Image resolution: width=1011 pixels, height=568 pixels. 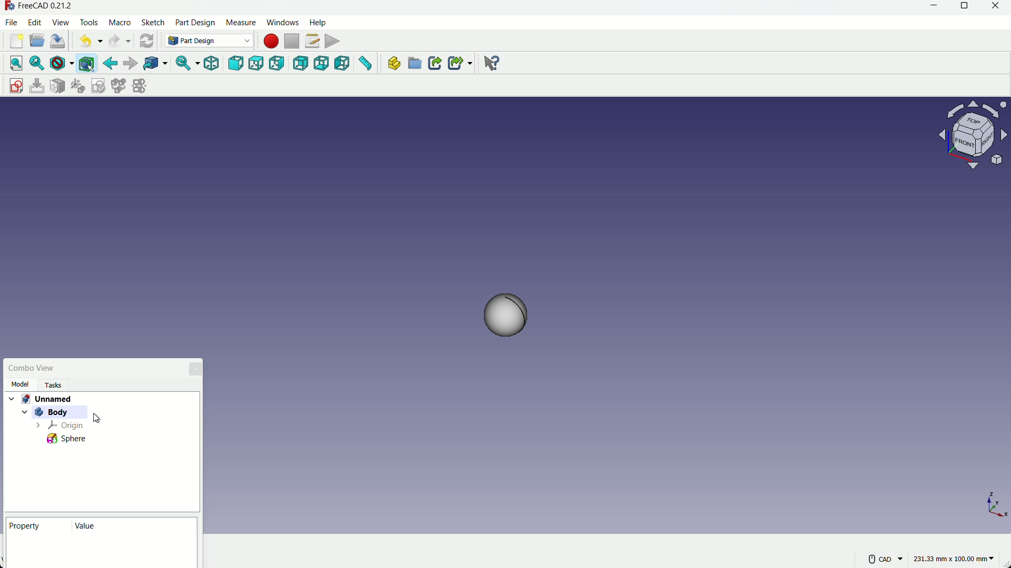 I want to click on Model, so click(x=21, y=384).